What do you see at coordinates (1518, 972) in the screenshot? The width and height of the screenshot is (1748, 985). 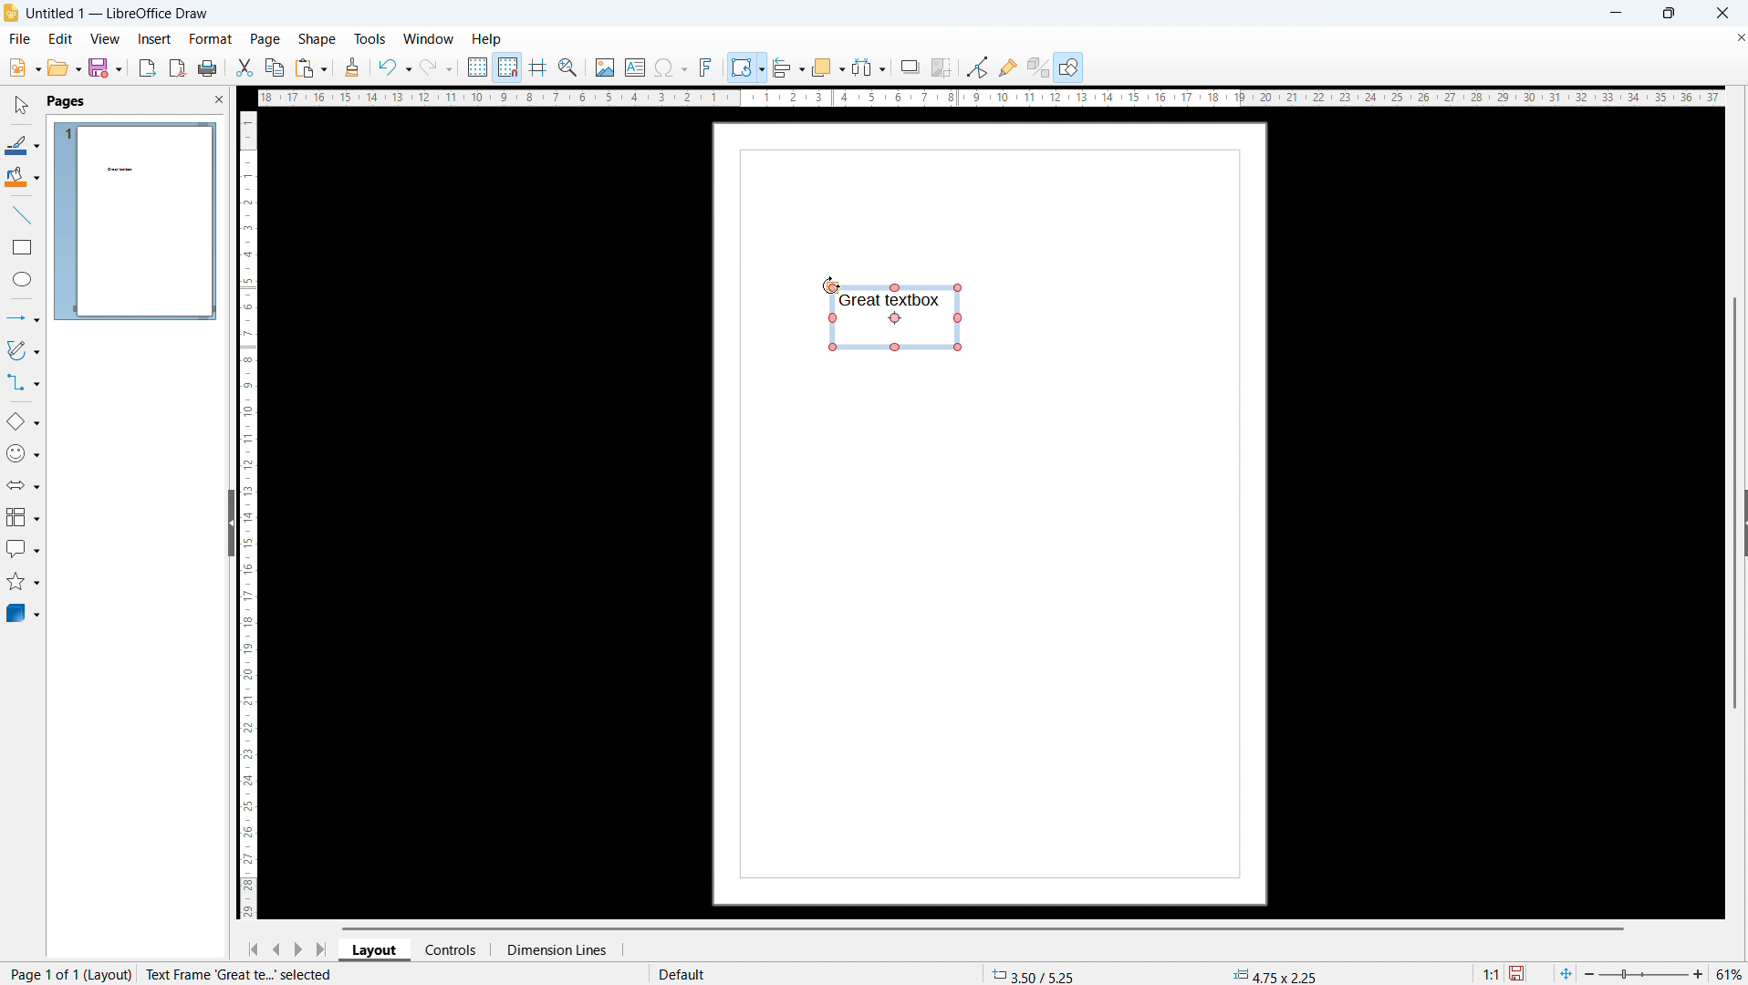 I see `save ` at bounding box center [1518, 972].